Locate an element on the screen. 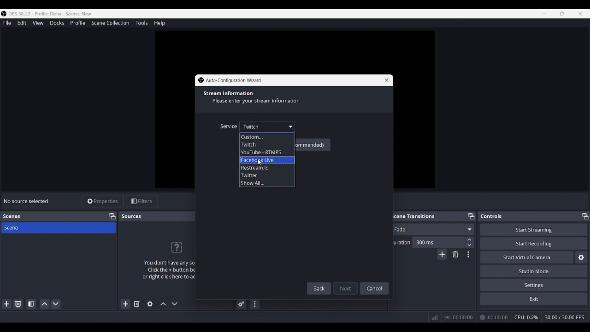 The height and width of the screenshot is (332, 590). CPU is located at coordinates (526, 317).